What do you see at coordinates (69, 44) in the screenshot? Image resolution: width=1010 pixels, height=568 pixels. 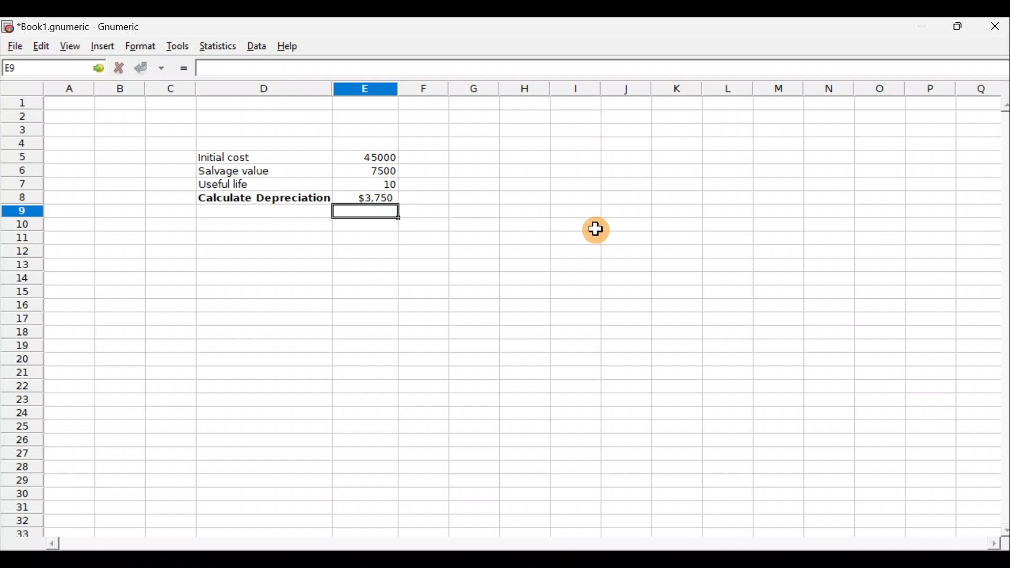 I see `View` at bounding box center [69, 44].